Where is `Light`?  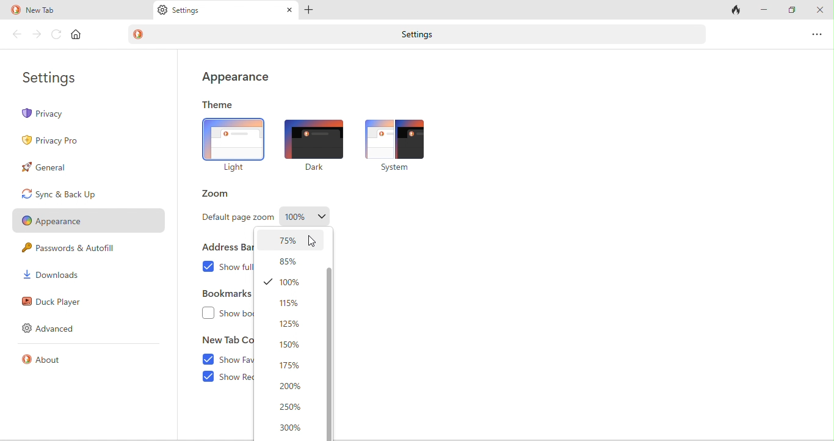 Light is located at coordinates (233, 168).